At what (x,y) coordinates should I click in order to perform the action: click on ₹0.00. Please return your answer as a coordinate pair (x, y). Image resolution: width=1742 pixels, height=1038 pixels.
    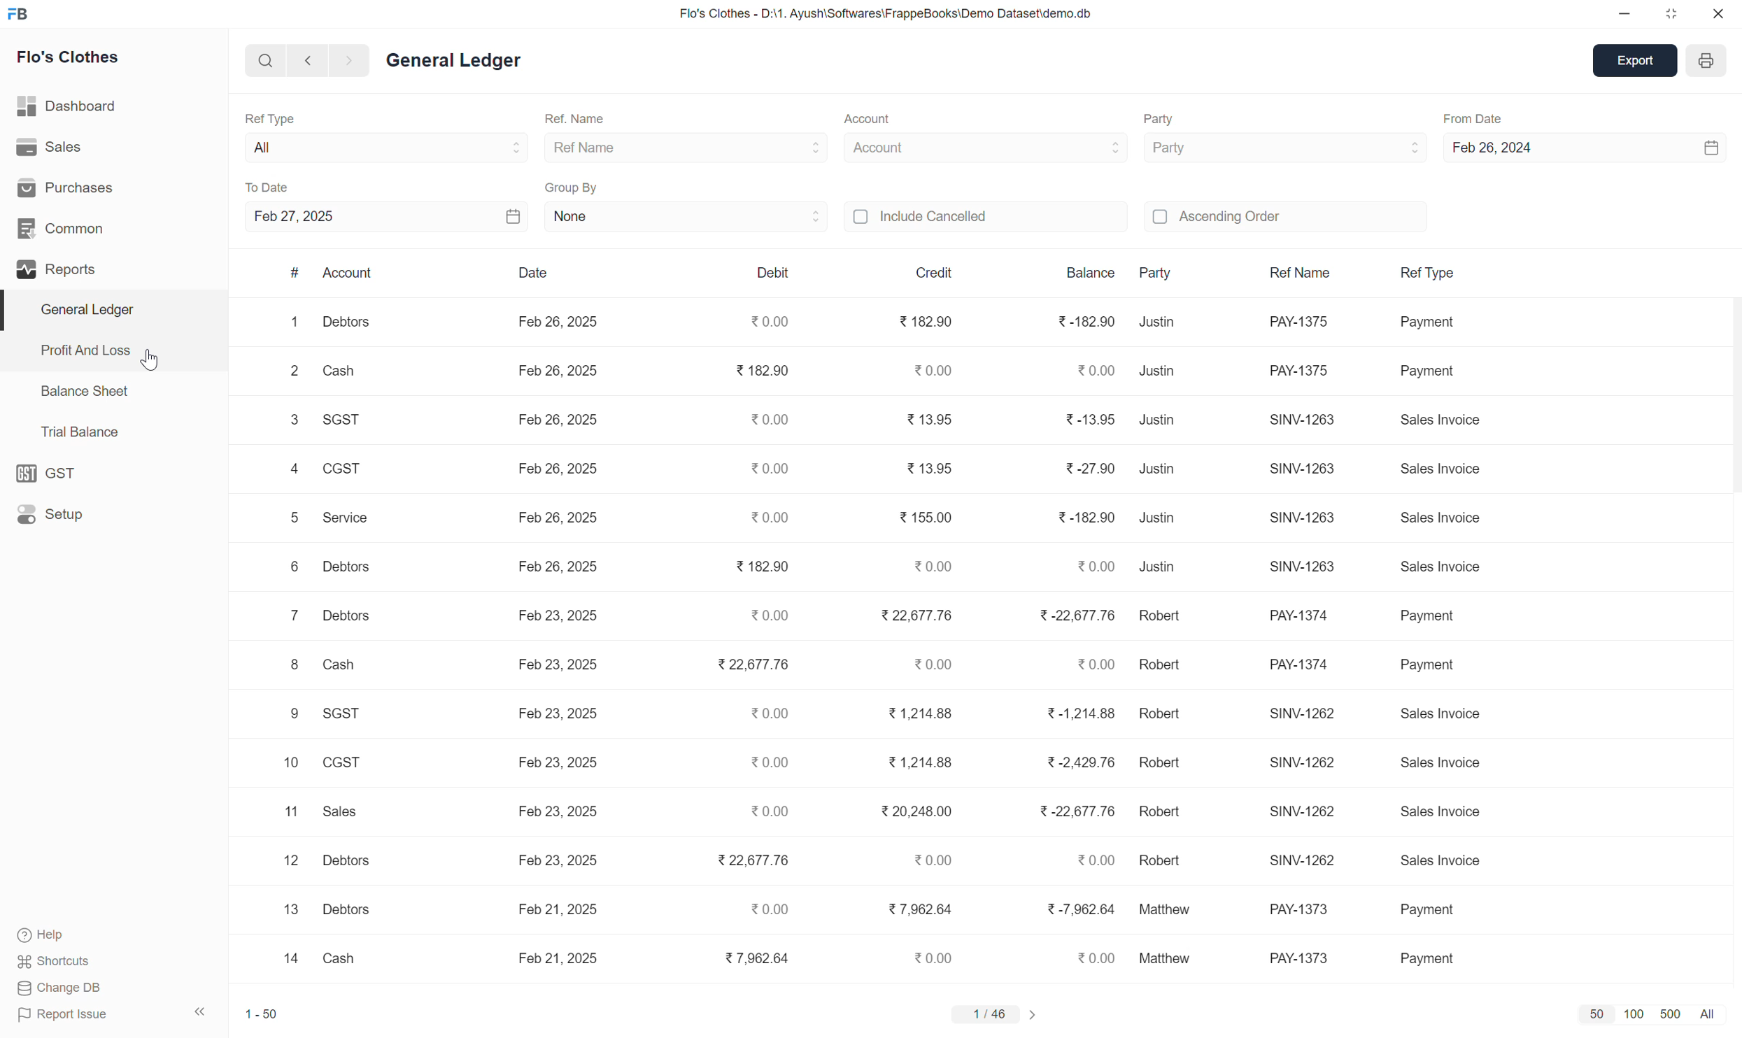
    Looking at the image, I should click on (1092, 861).